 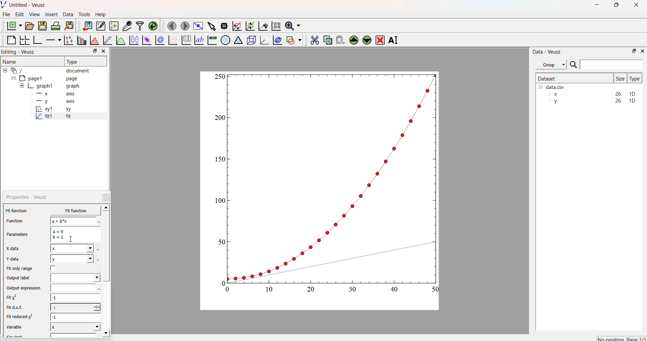 I want to click on Down, so click(x=367, y=39).